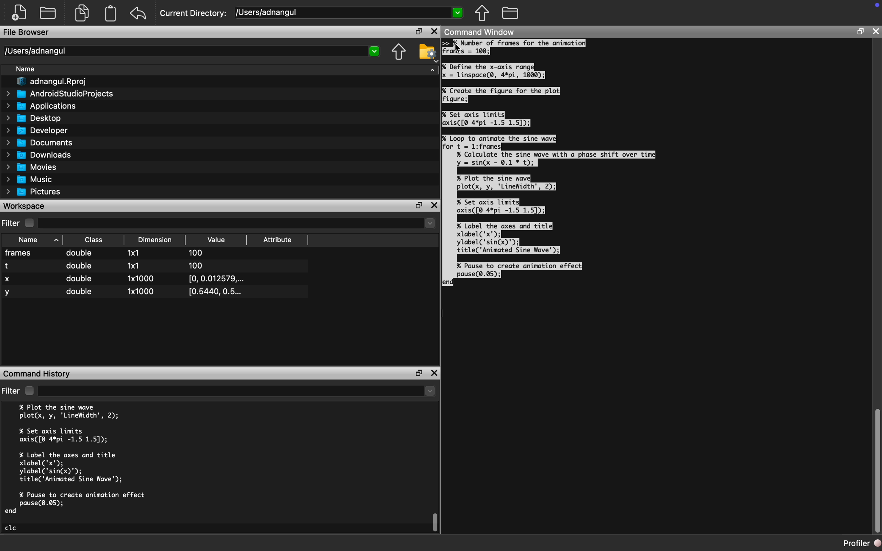  Describe the element at coordinates (133, 253) in the screenshot. I see `1x1` at that location.